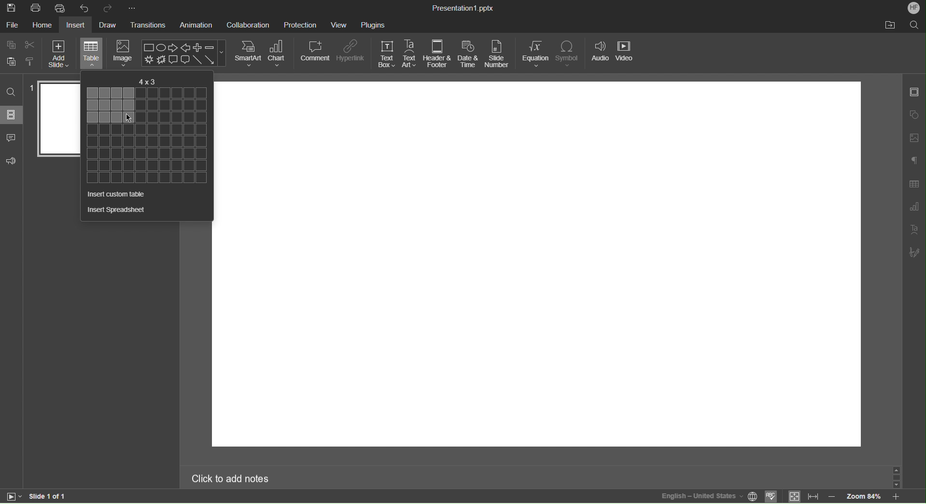 The image size is (926, 504). What do you see at coordinates (373, 24) in the screenshot?
I see `Plugins` at bounding box center [373, 24].